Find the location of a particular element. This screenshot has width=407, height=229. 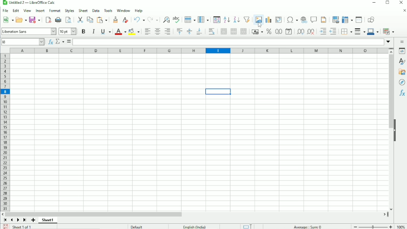

Minimize is located at coordinates (373, 3).